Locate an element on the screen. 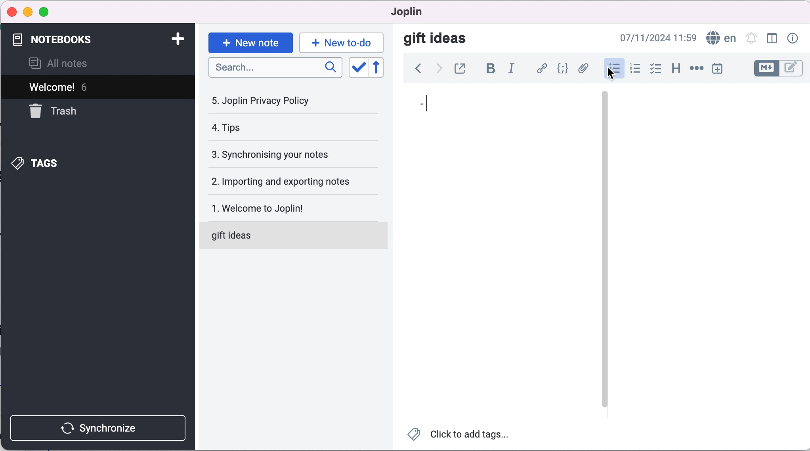 The image size is (810, 451). code is located at coordinates (563, 69).